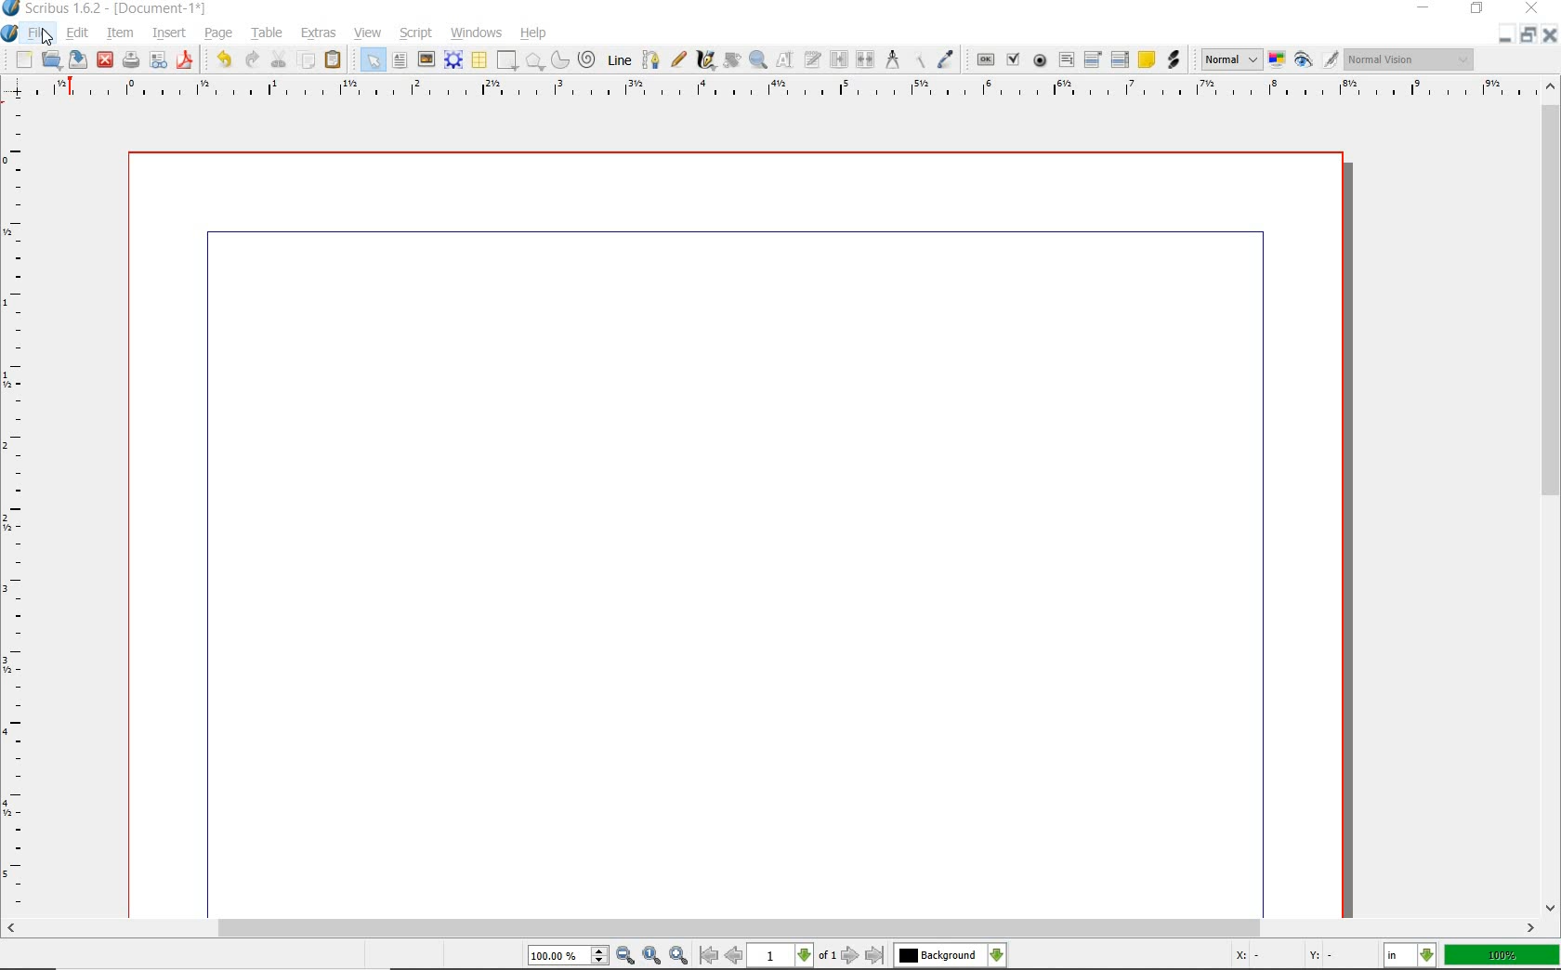 This screenshot has height=970, width=1561. Describe the element at coordinates (1174, 60) in the screenshot. I see `link annotation` at that location.